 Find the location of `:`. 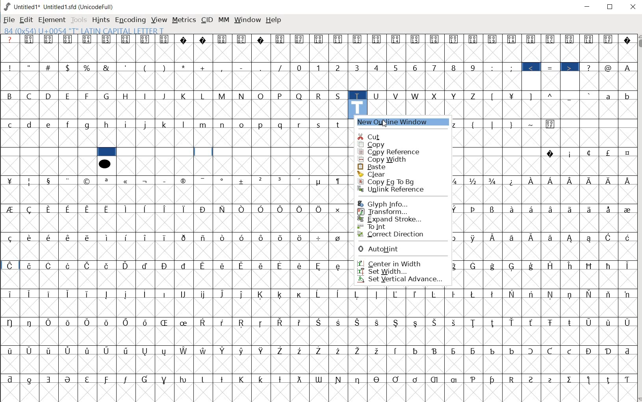

: is located at coordinates (493, 67).